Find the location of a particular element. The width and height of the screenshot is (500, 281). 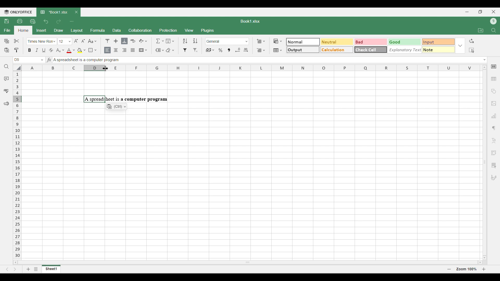

Open file location is located at coordinates (481, 30).